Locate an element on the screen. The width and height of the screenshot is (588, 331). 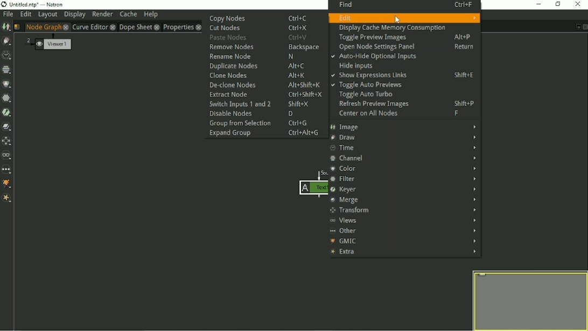
Duplicate Nodes is located at coordinates (261, 66).